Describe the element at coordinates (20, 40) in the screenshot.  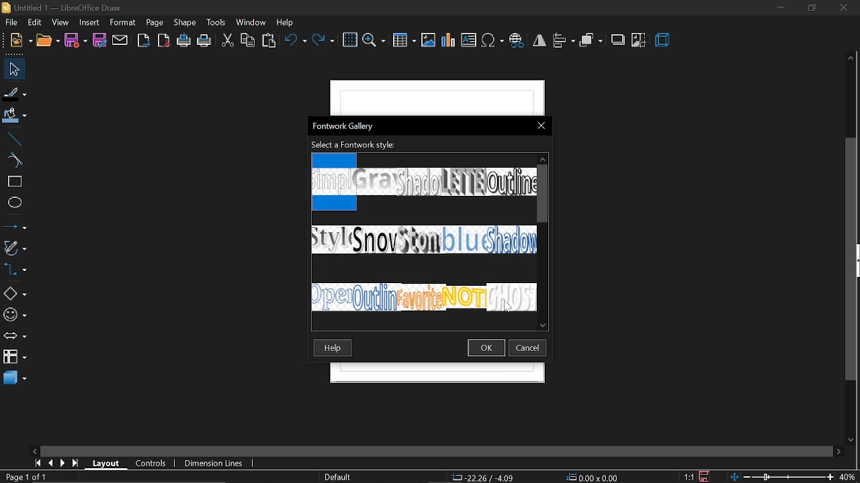
I see `new ` at that location.